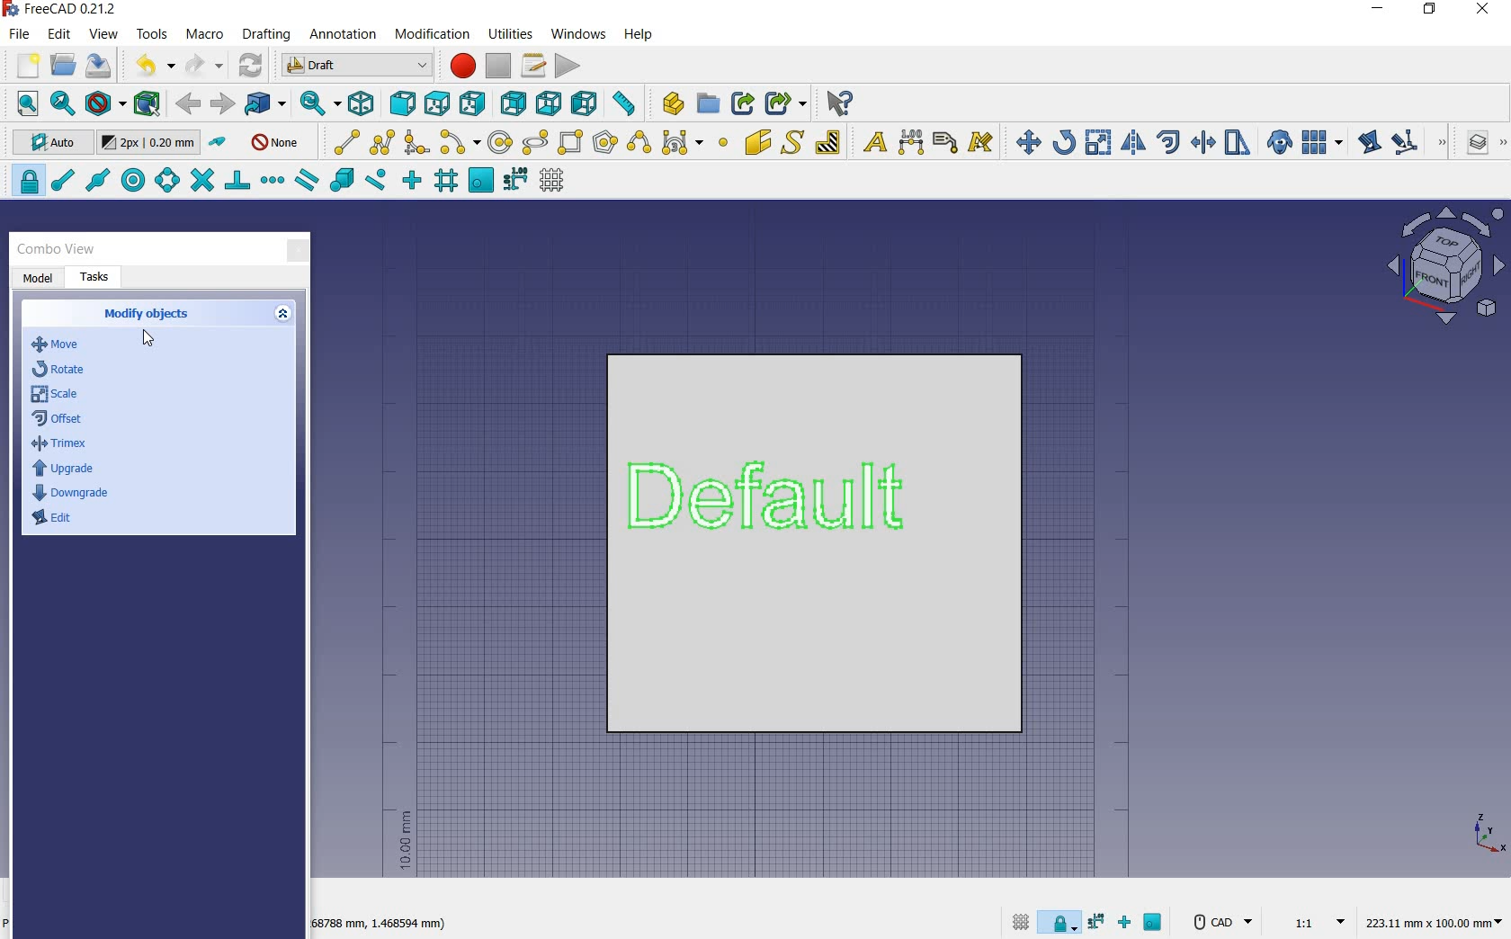 The image size is (1511, 939). Describe the element at coordinates (151, 145) in the screenshot. I see `change default style for new objects` at that location.